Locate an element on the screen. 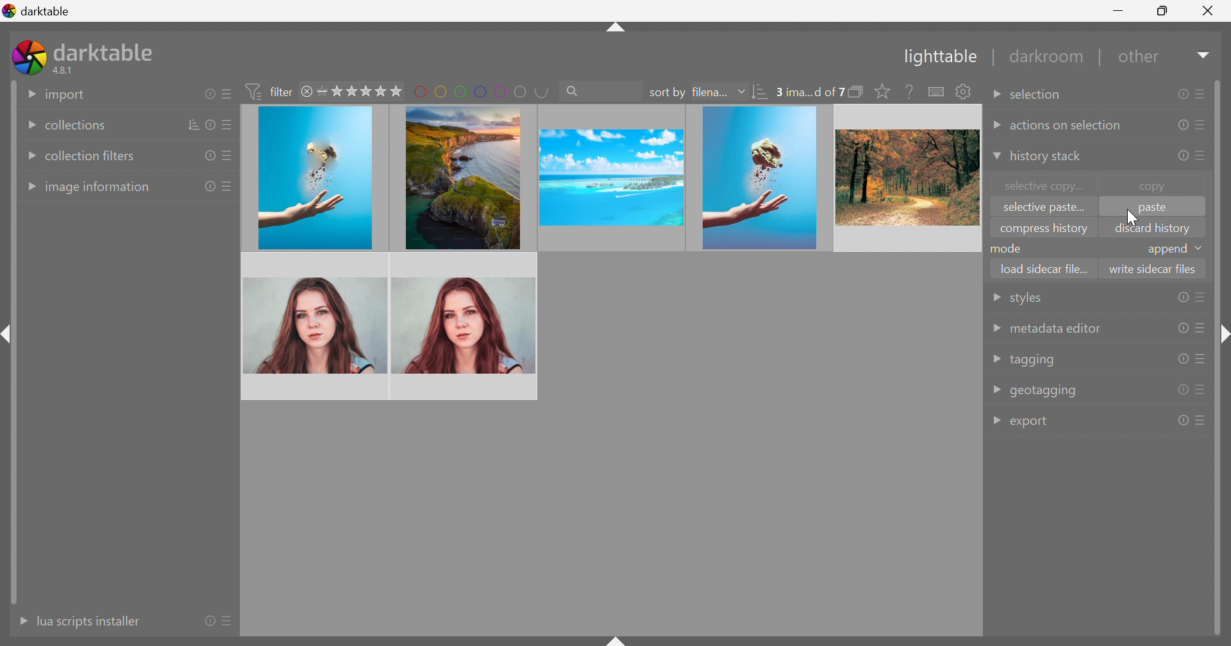  image is located at coordinates (465, 325).